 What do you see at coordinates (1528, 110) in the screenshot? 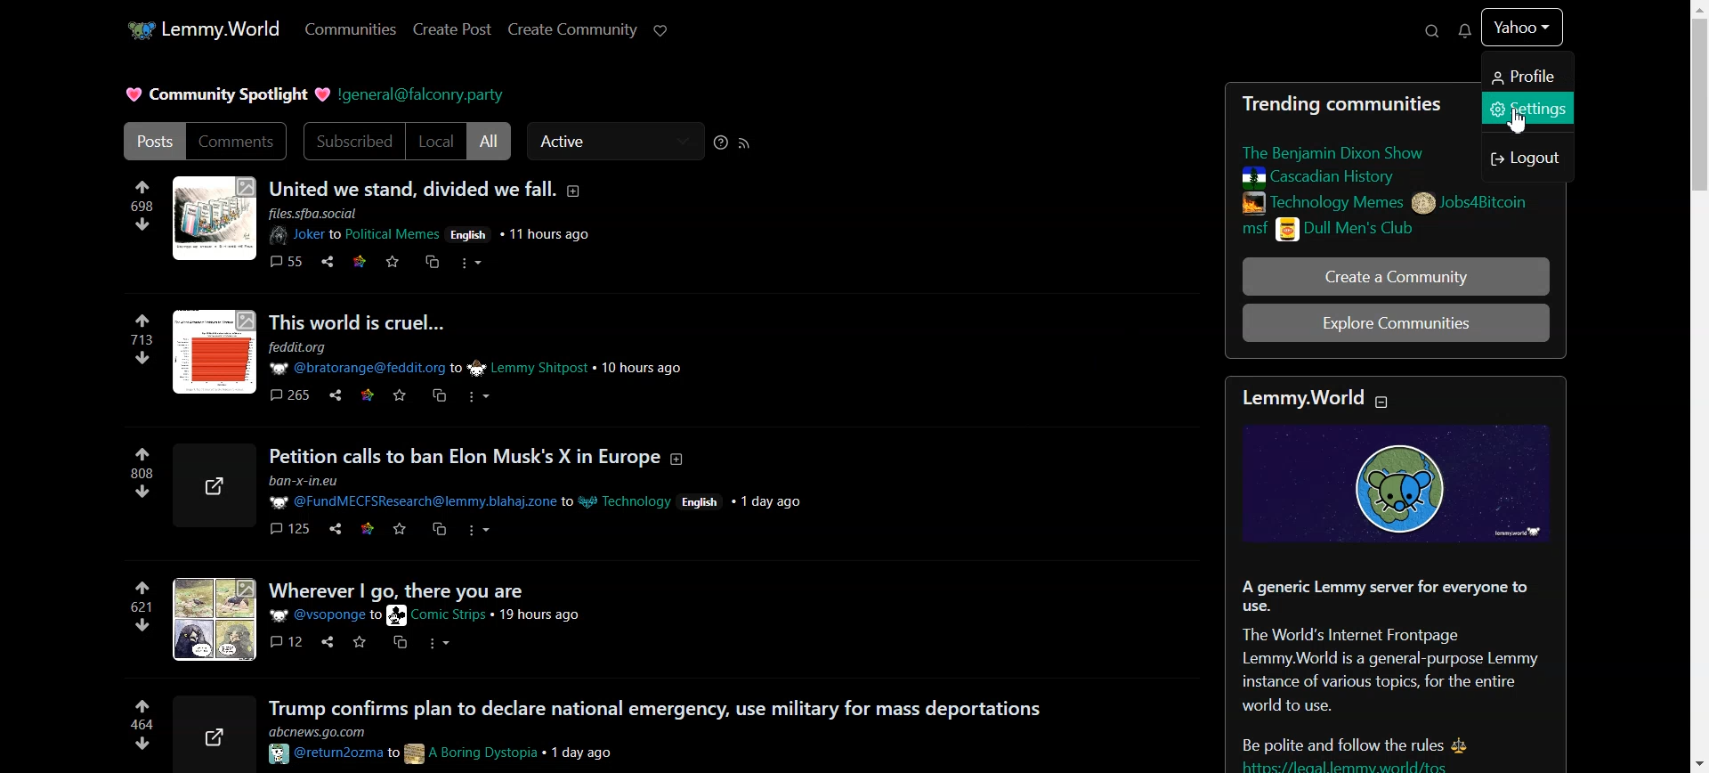
I see `Settings` at bounding box center [1528, 110].